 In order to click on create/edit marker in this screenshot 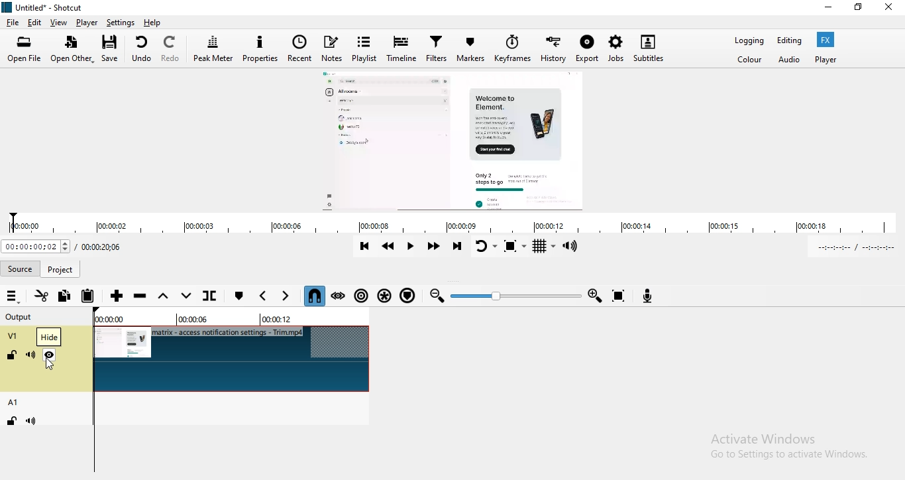, I will do `click(240, 296)`.